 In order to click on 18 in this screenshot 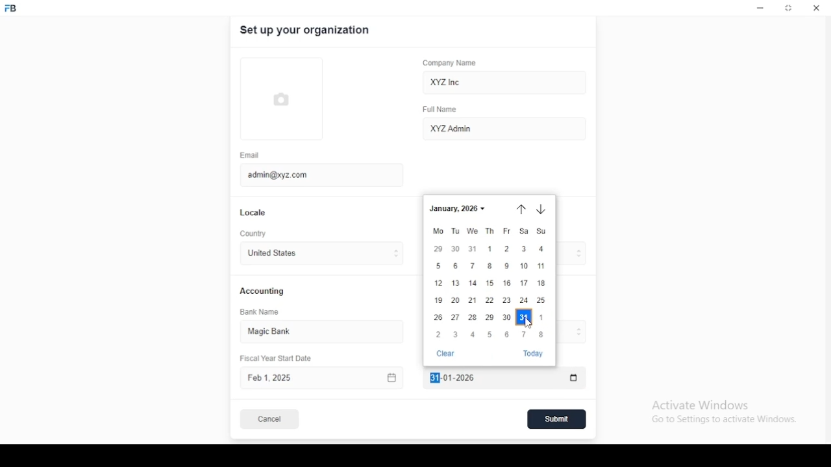, I will do `click(541, 284)`.